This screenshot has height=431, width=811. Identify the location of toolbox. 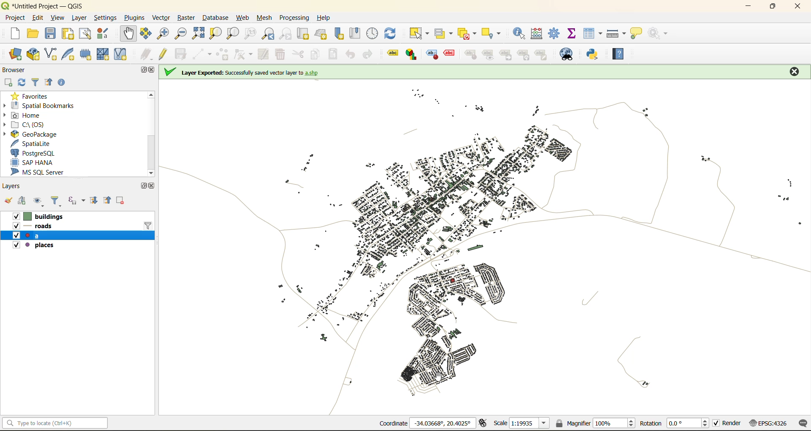
(555, 33).